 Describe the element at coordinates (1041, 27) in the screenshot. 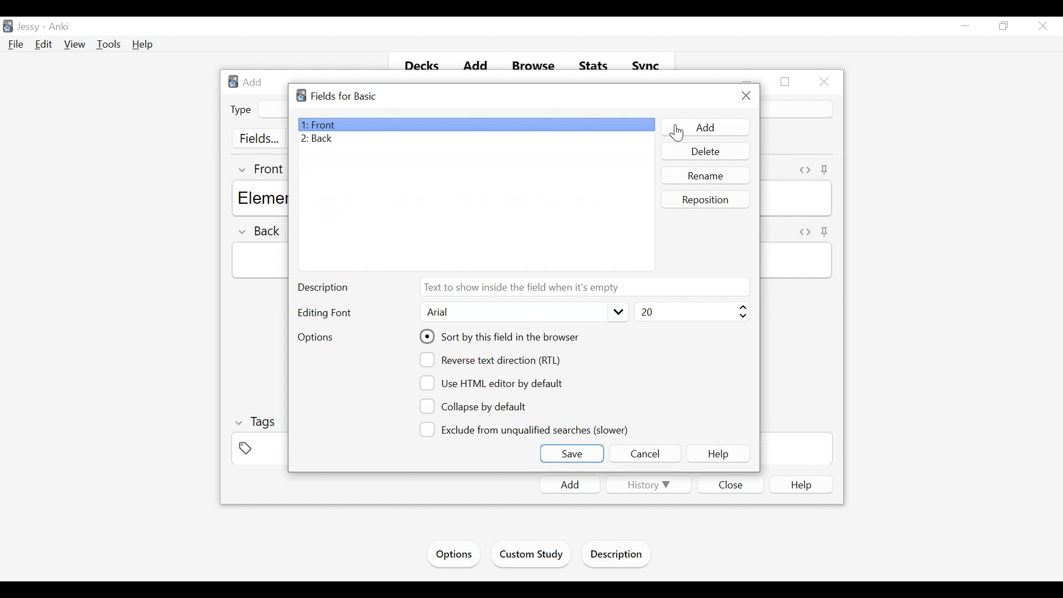

I see `Close` at that location.